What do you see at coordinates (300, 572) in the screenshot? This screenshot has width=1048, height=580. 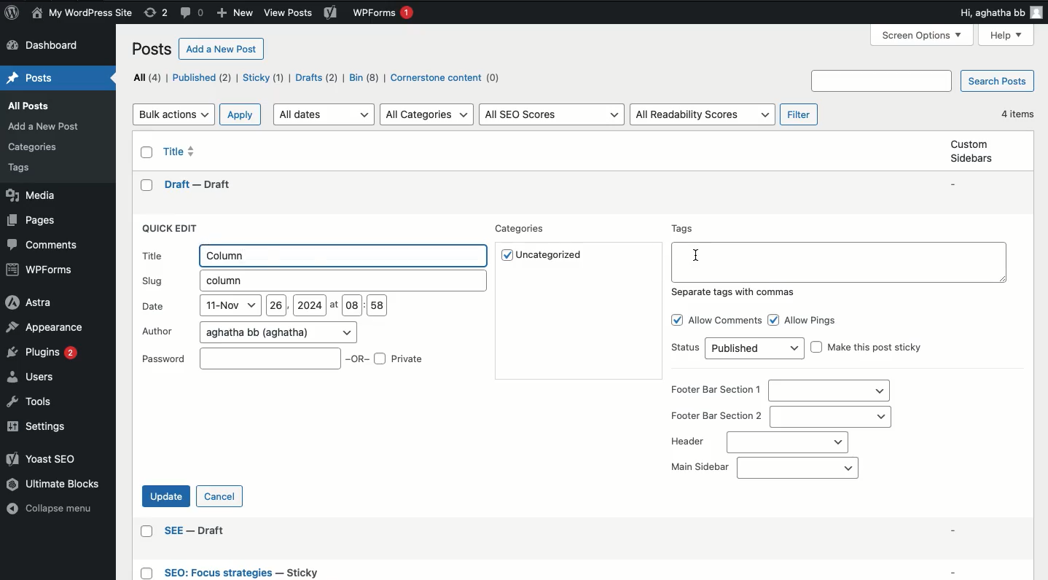 I see `` at bounding box center [300, 572].